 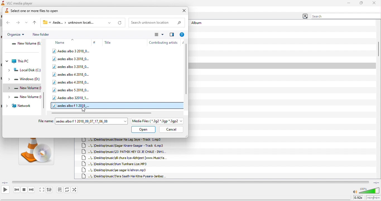 I want to click on vlc media image, so click(x=36, y=153).